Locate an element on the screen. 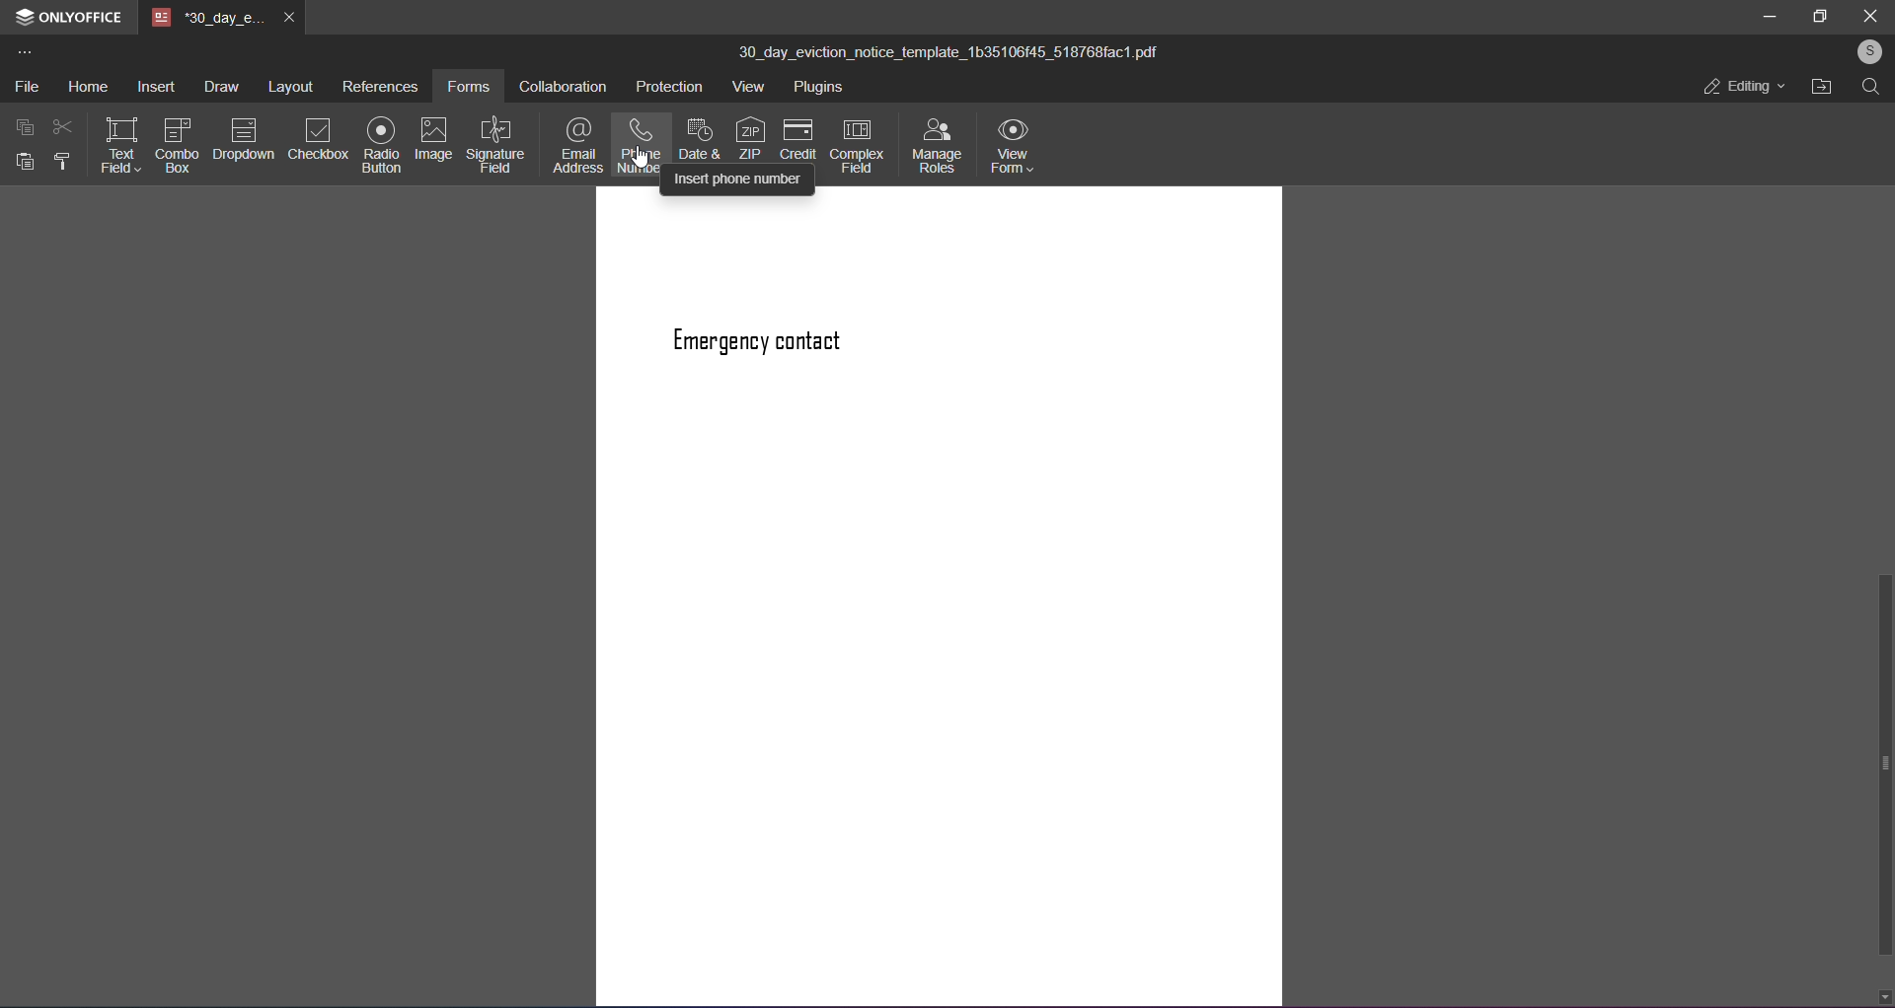 This screenshot has width=1895, height=1008. scroll bar is located at coordinates (1882, 765).